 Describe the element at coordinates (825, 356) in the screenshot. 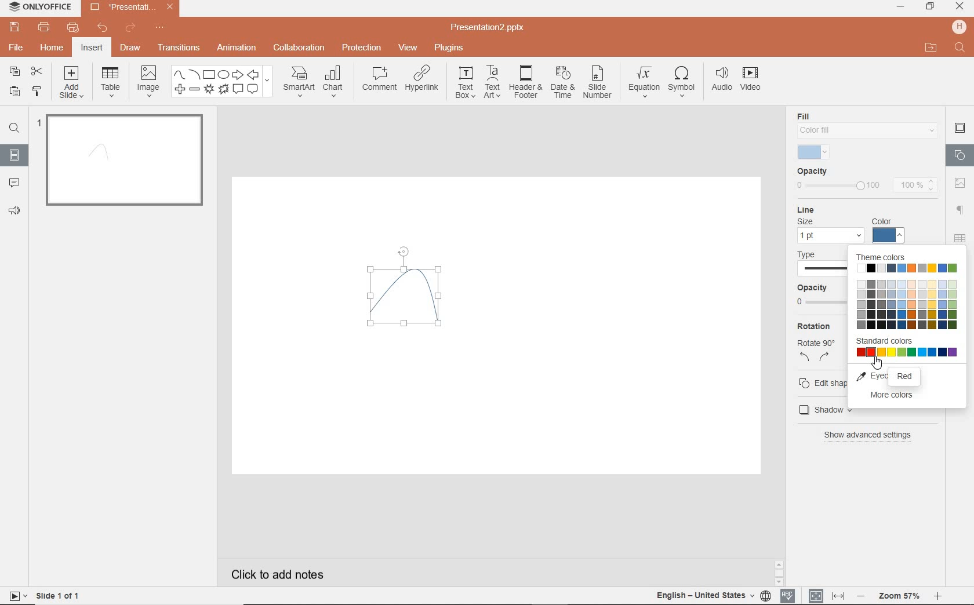

I see `rotate right` at that location.